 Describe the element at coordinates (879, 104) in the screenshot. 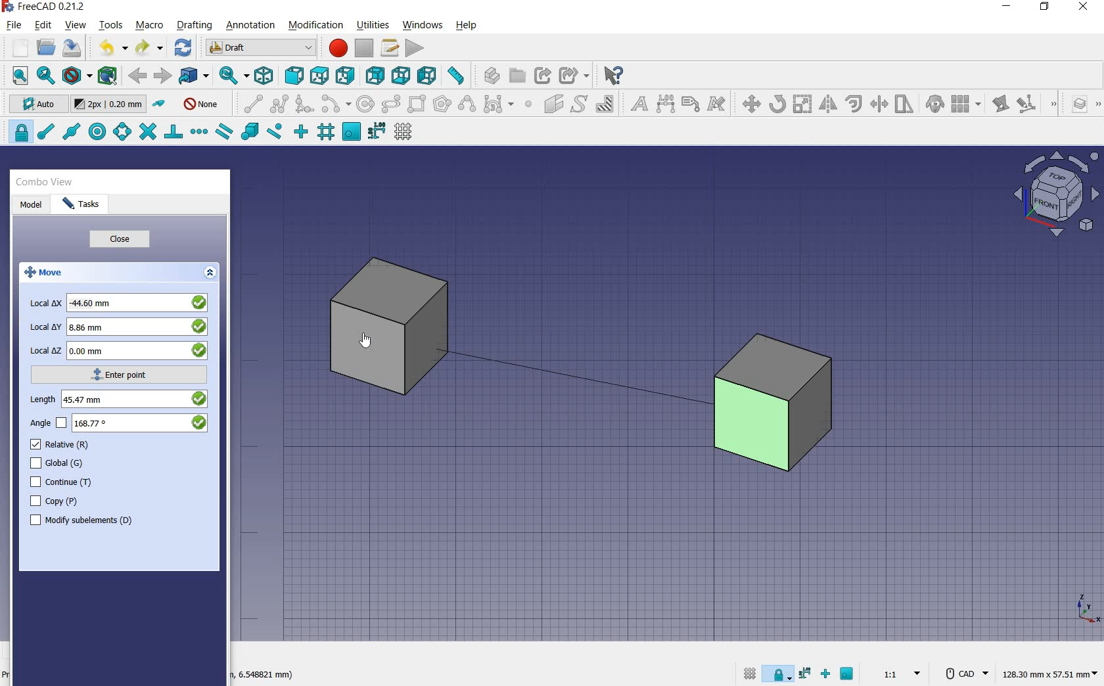

I see `trimex` at that location.